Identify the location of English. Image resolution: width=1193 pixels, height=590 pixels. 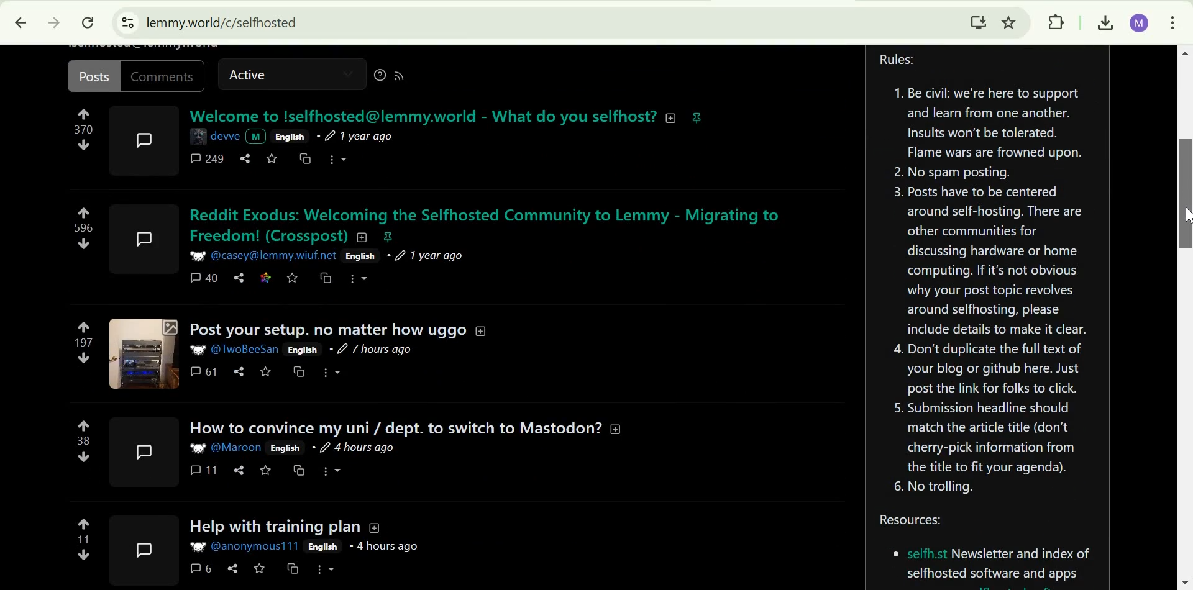
(303, 350).